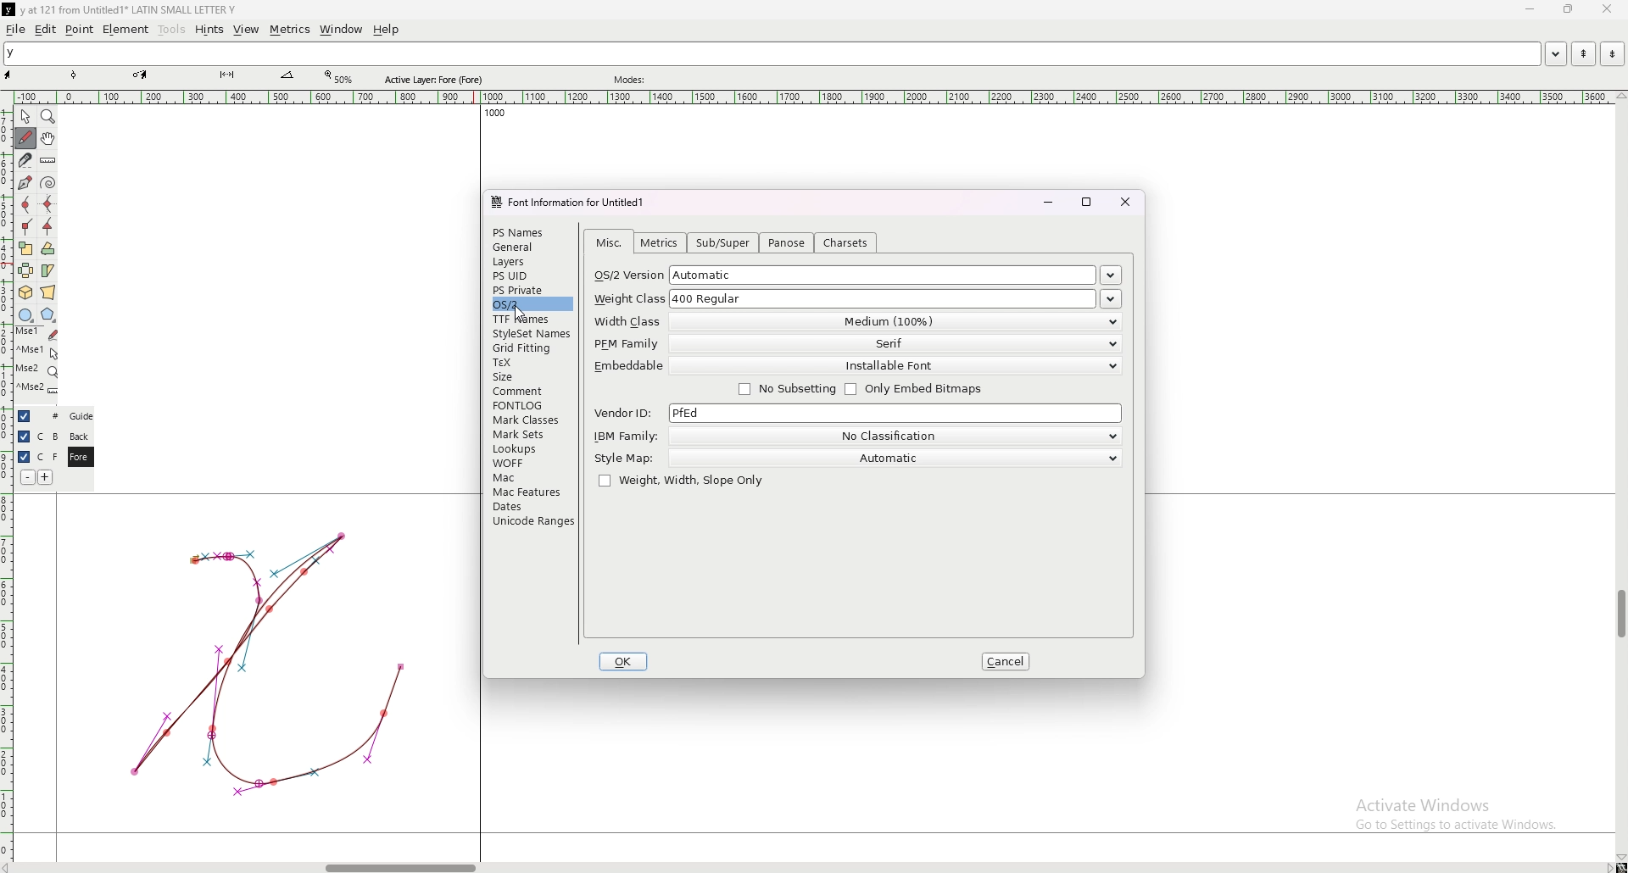  I want to click on polygon or star, so click(48, 315).